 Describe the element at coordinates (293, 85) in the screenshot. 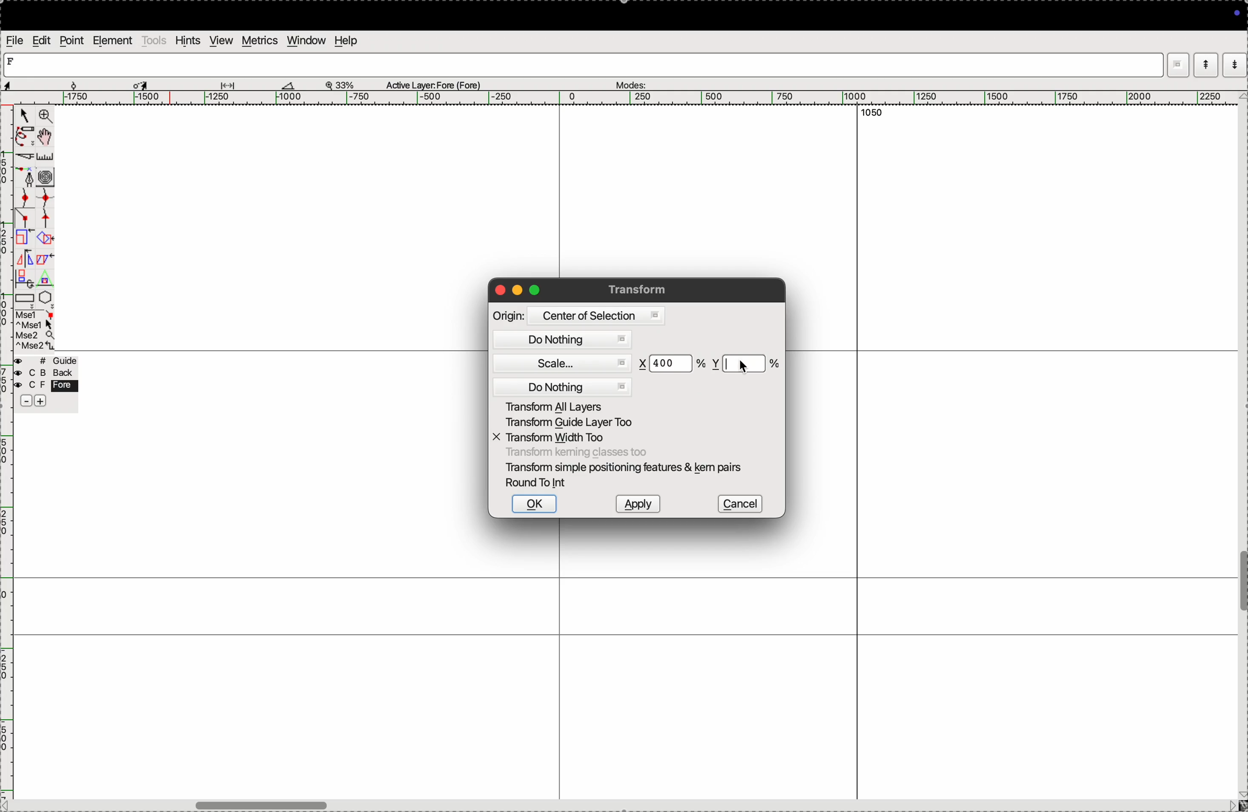

I see `boat` at that location.